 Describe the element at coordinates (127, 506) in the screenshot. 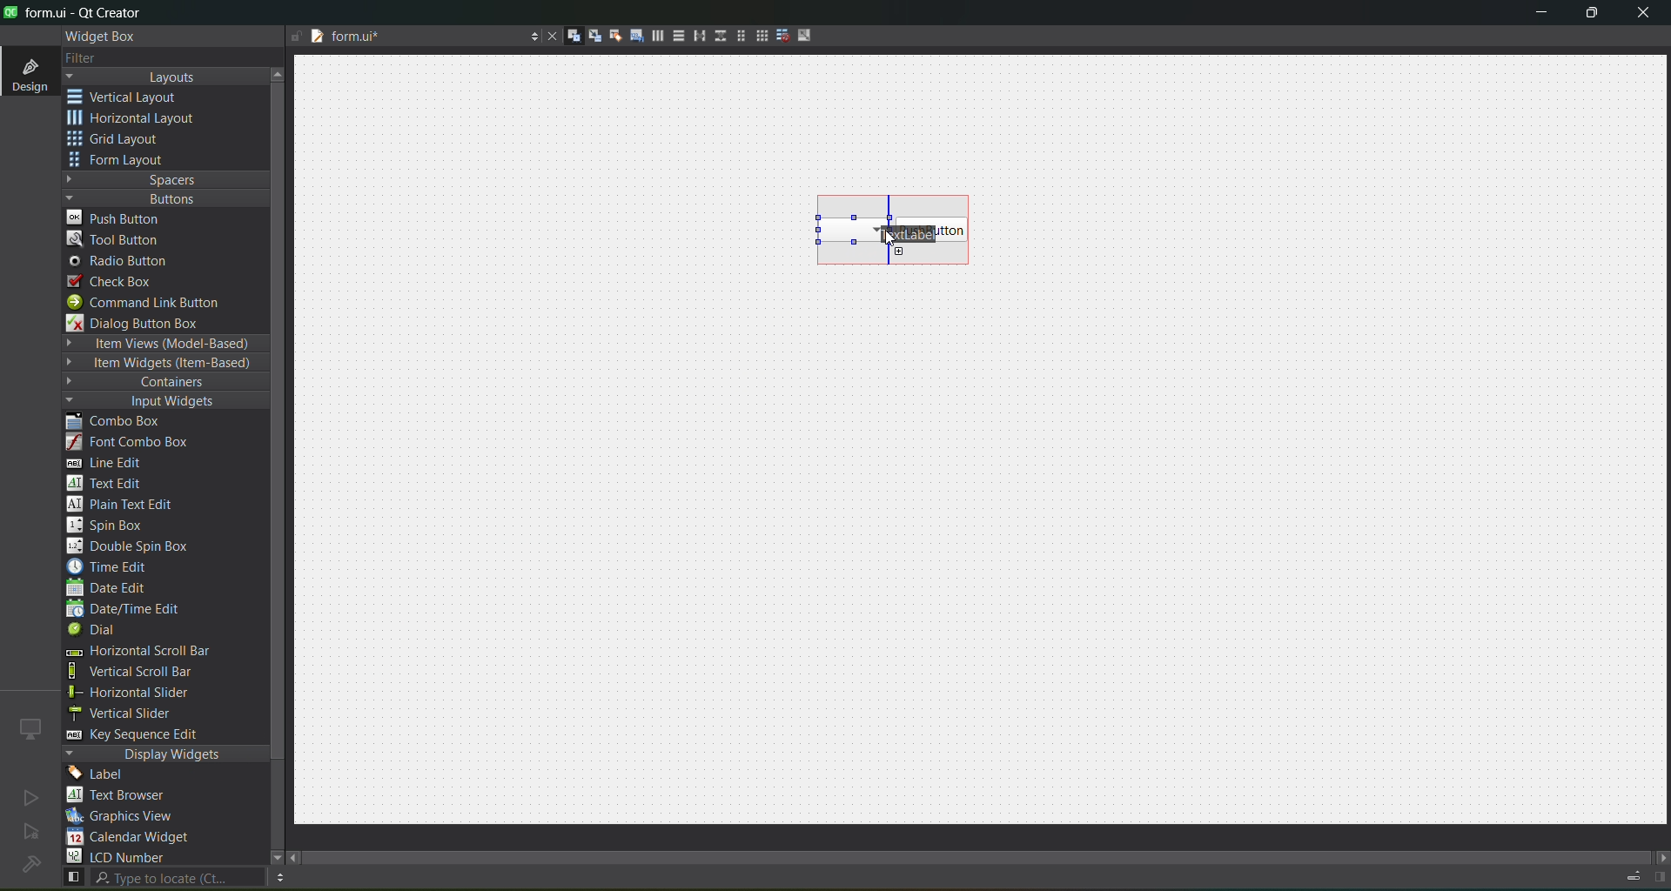

I see `plain text edit` at that location.